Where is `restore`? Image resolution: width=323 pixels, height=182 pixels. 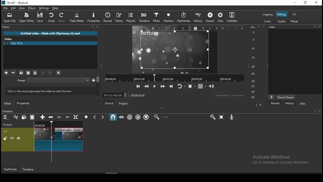
restore is located at coordinates (306, 2).